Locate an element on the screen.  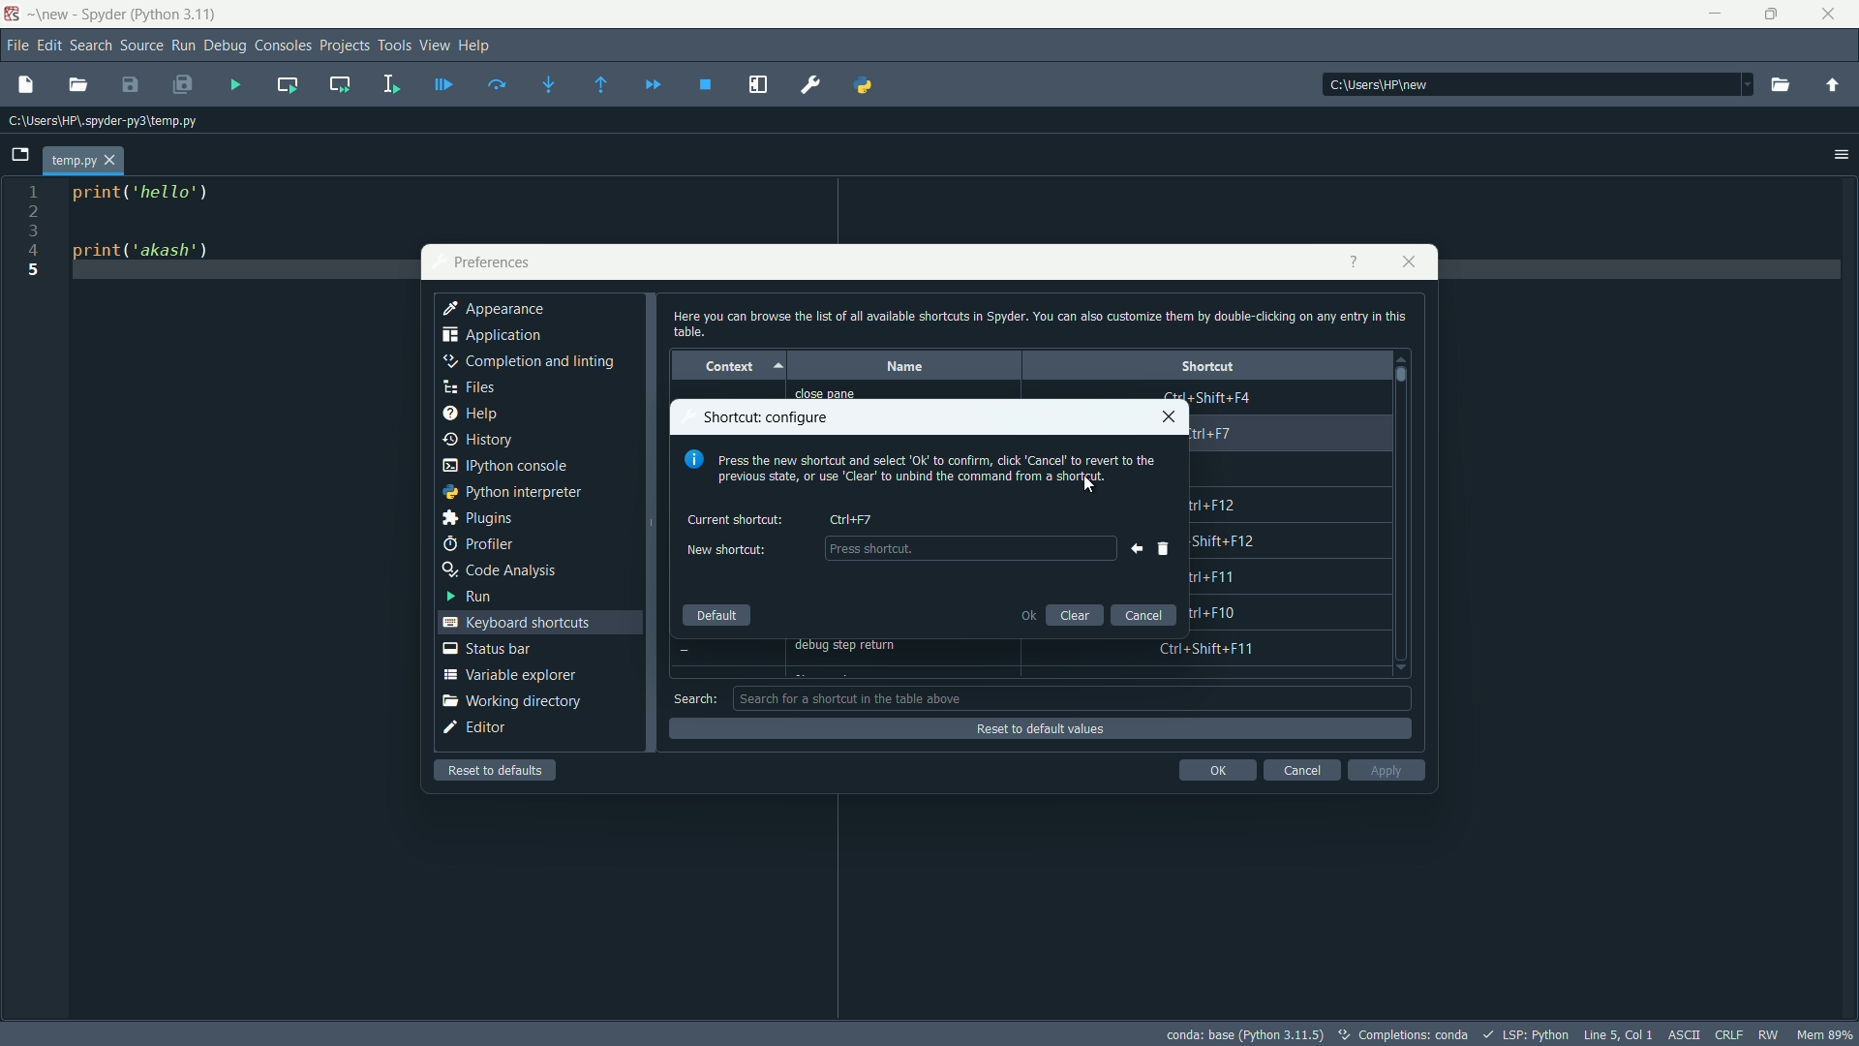
search bar is located at coordinates (1073, 697).